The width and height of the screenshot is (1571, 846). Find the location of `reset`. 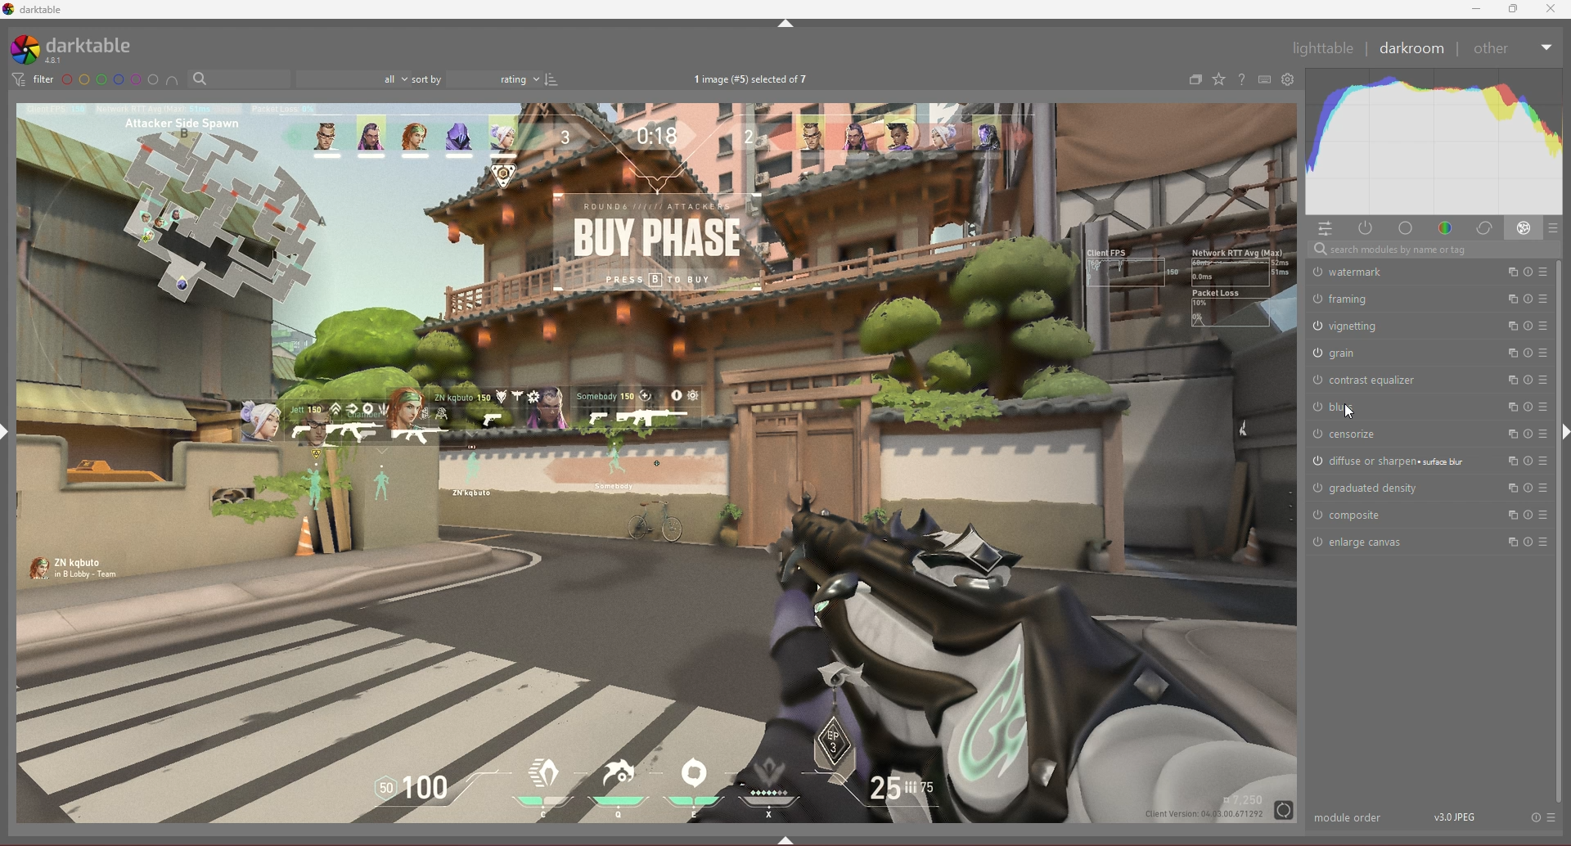

reset is located at coordinates (1528, 272).